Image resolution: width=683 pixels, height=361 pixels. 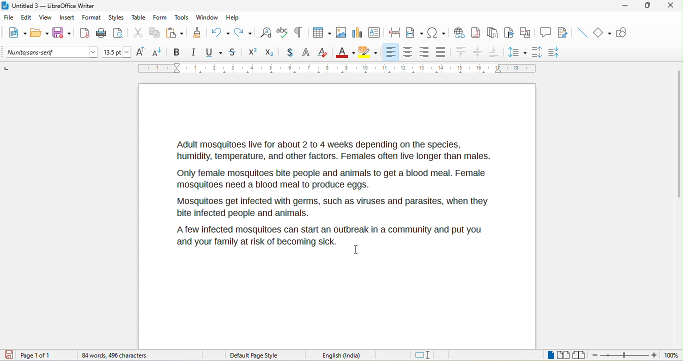 I want to click on hyperlink, so click(x=458, y=31).